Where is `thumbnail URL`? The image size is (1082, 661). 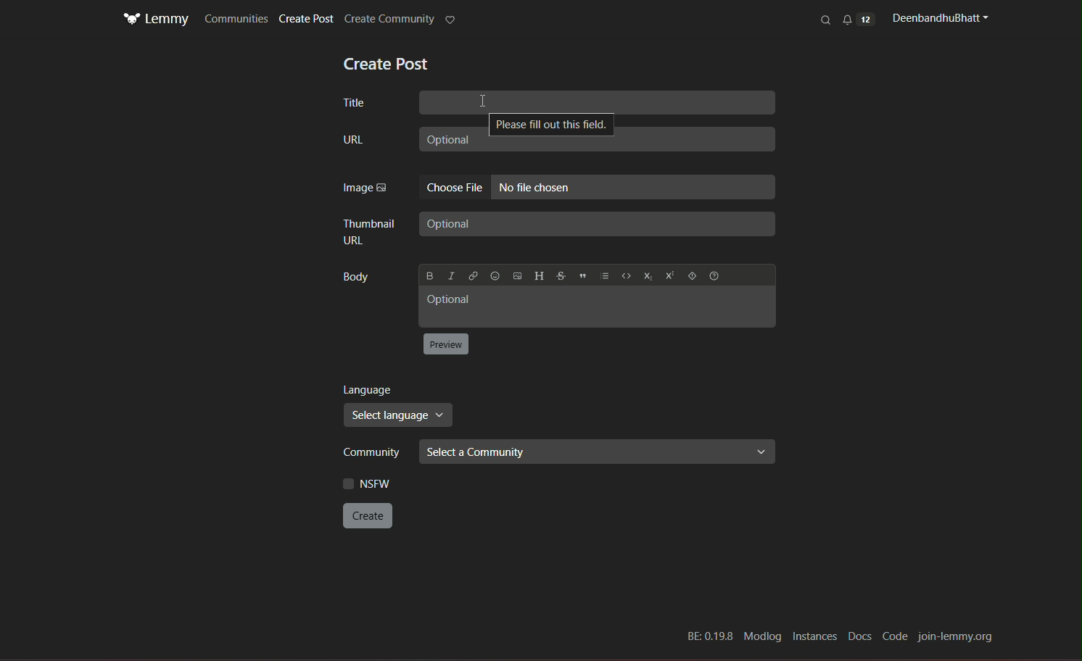
thumbnail URL is located at coordinates (370, 230).